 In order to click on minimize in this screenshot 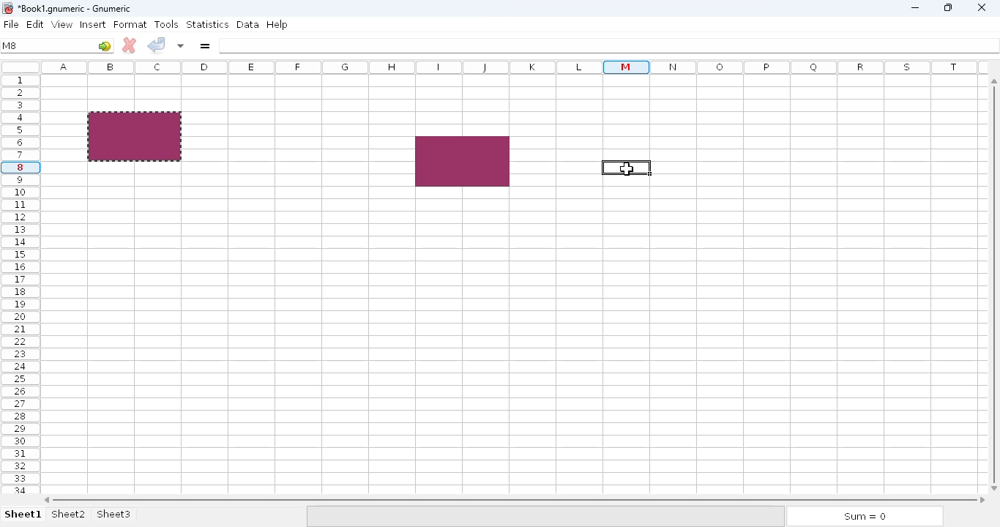, I will do `click(915, 8)`.